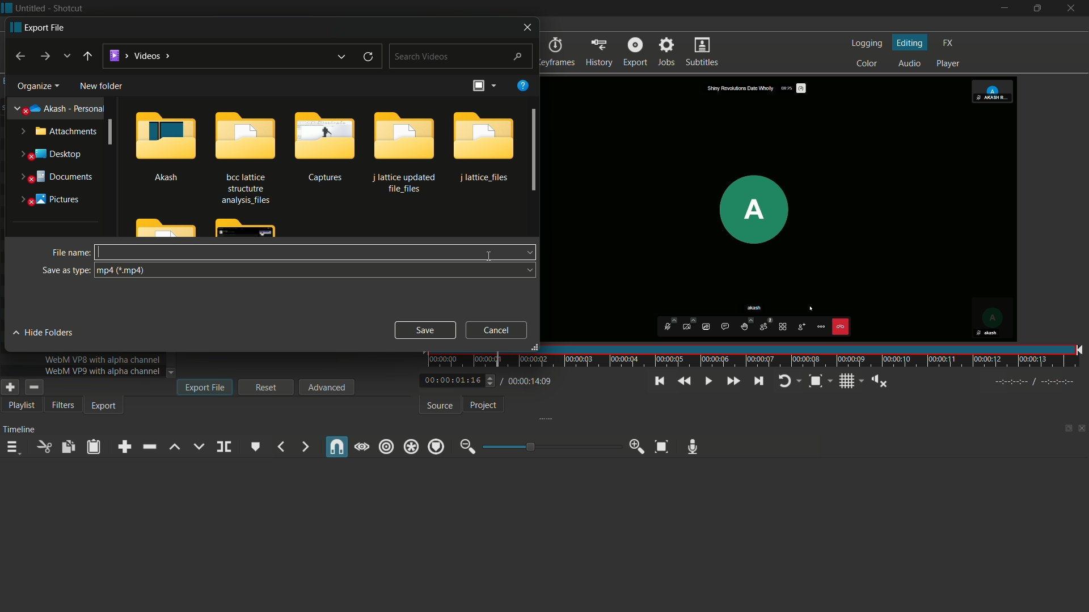  I want to click on export file, so click(205, 386).